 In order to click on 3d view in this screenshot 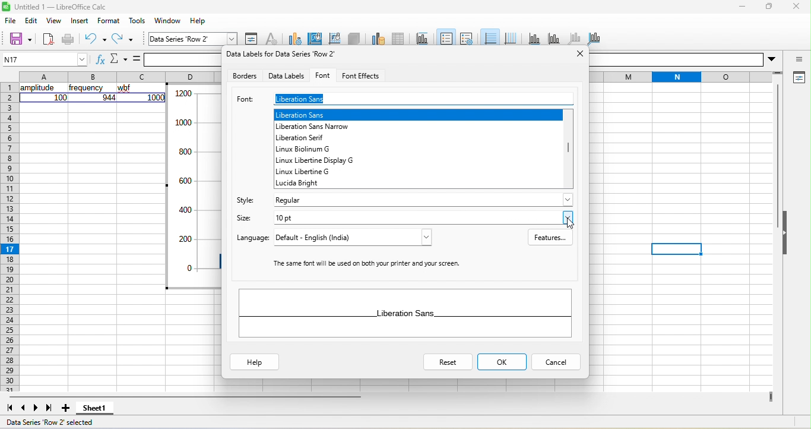, I will do `click(355, 39)`.